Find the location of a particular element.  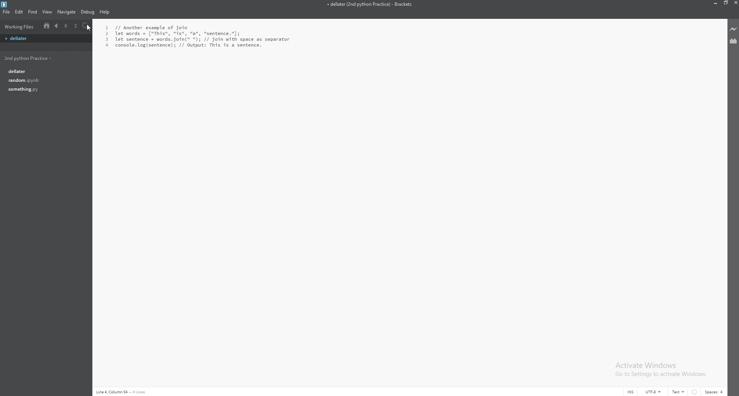

random.py is located at coordinates (44, 81).